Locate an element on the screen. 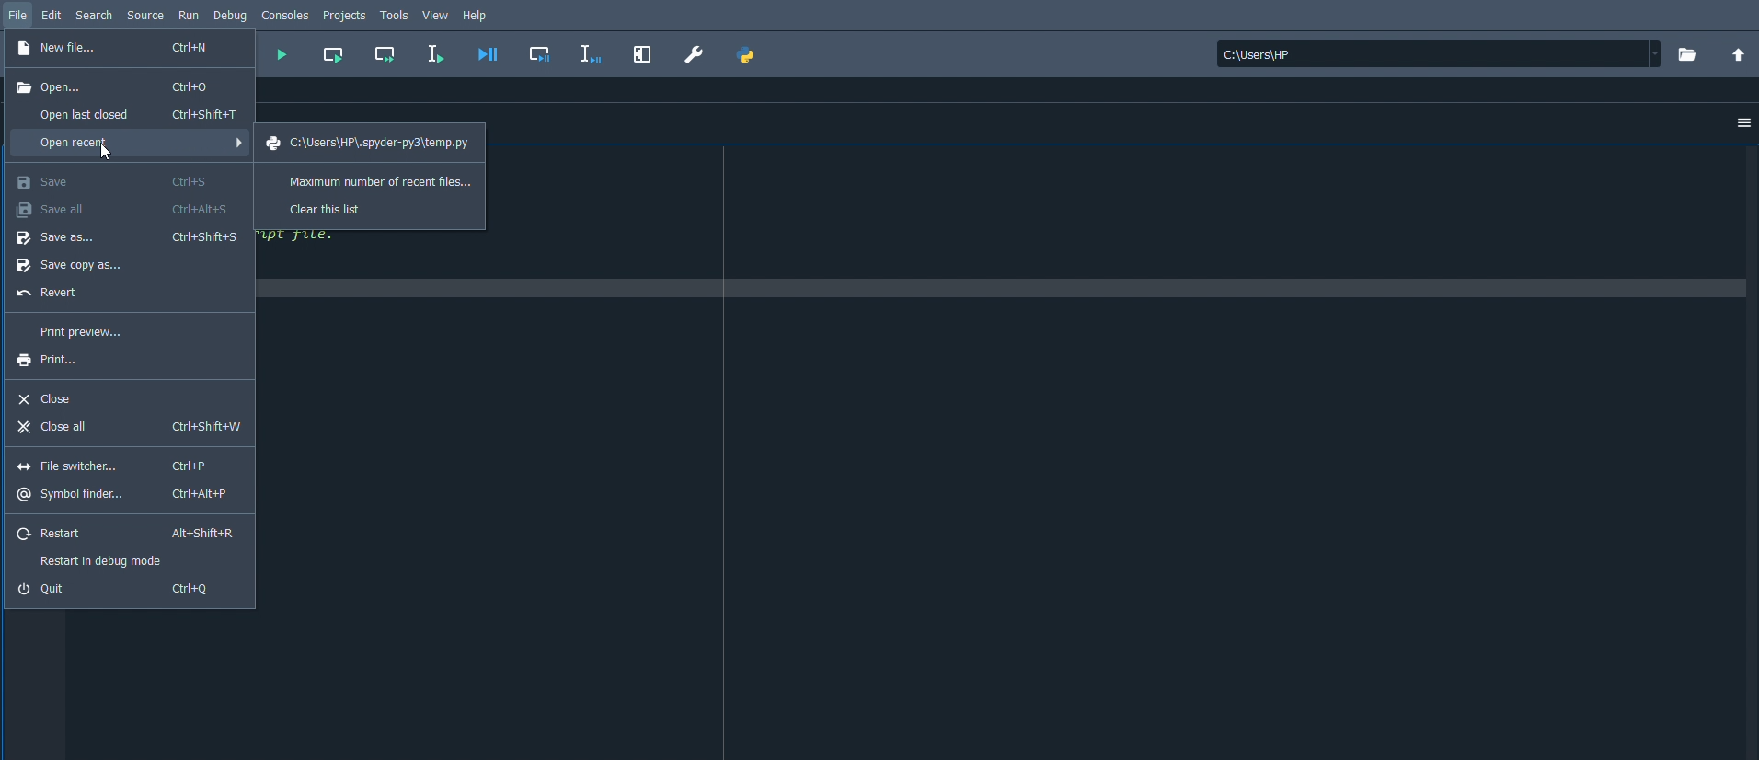 The width and height of the screenshot is (1759, 760). Tools is located at coordinates (397, 14).